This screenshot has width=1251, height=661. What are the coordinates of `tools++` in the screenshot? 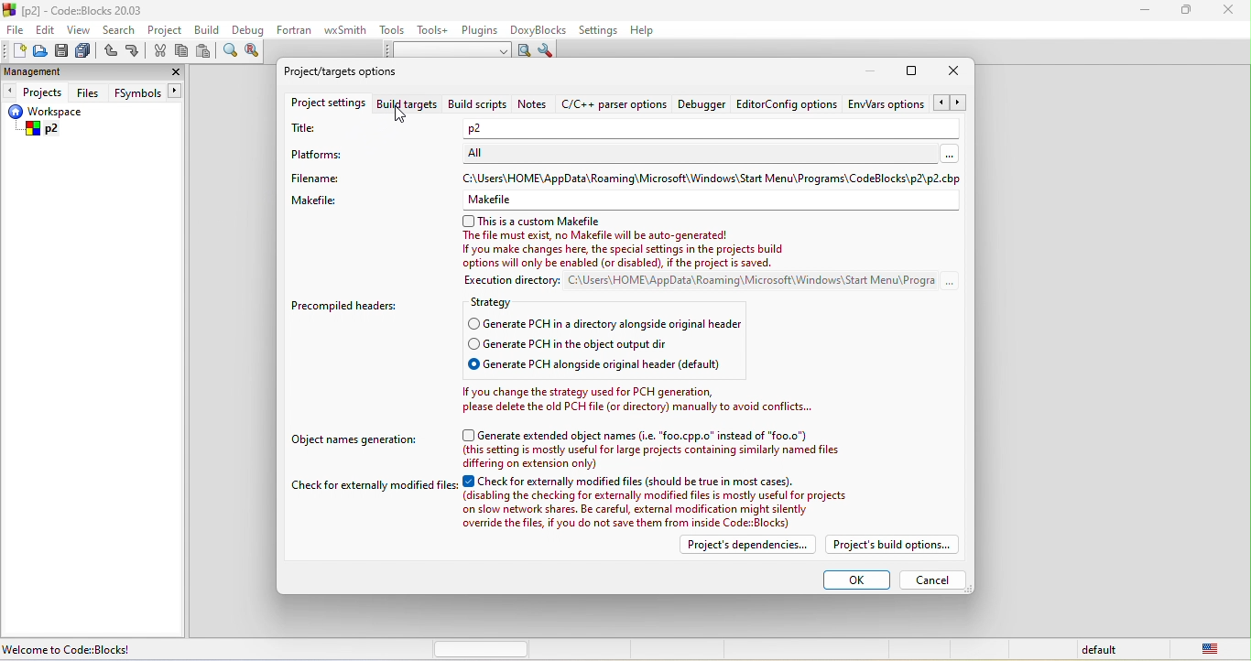 It's located at (436, 31).